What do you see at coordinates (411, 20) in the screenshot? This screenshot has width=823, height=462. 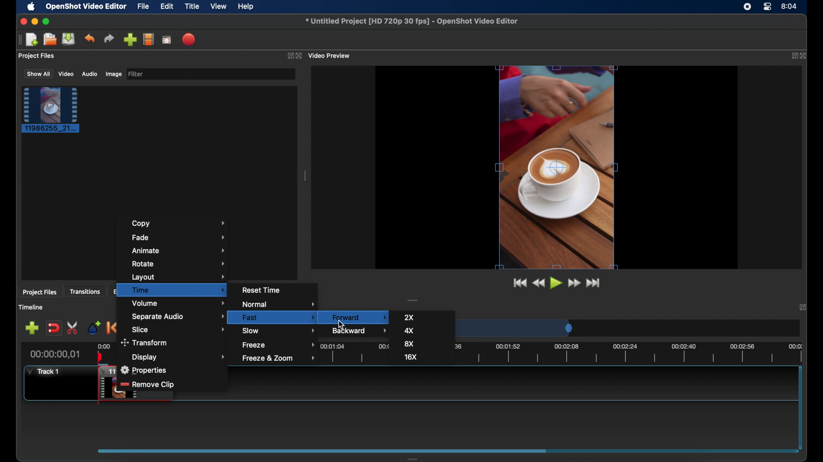 I see `file name` at bounding box center [411, 20].